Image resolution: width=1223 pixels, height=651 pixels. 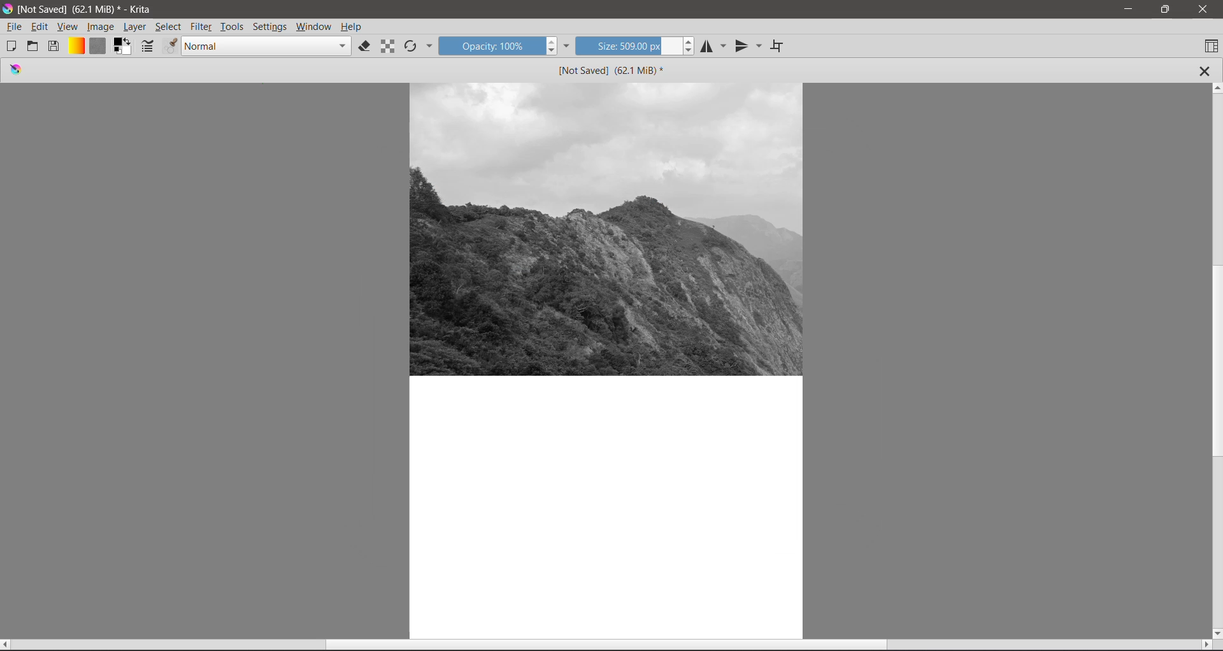 What do you see at coordinates (389, 46) in the screenshot?
I see `Preserve Alpha` at bounding box center [389, 46].